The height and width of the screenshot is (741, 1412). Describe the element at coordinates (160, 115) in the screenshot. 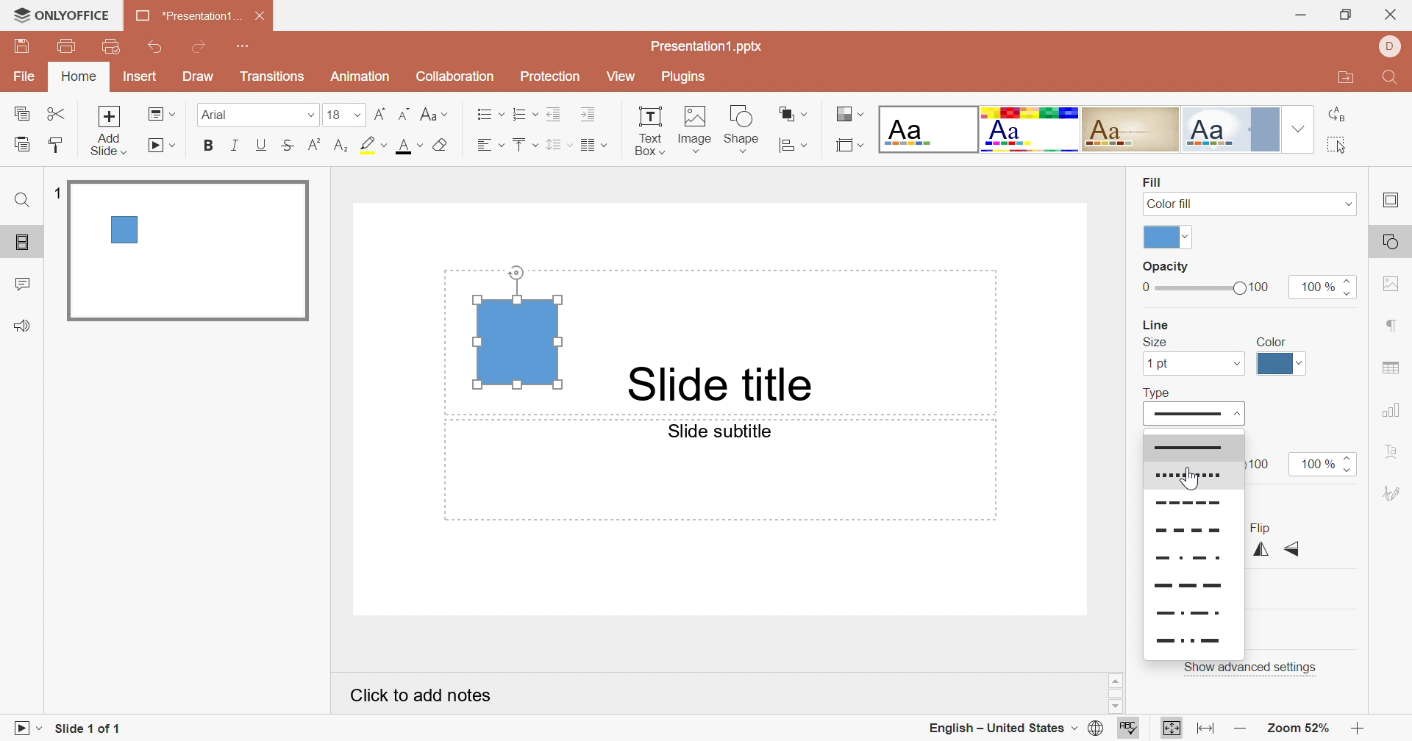

I see `Change slide layout` at that location.